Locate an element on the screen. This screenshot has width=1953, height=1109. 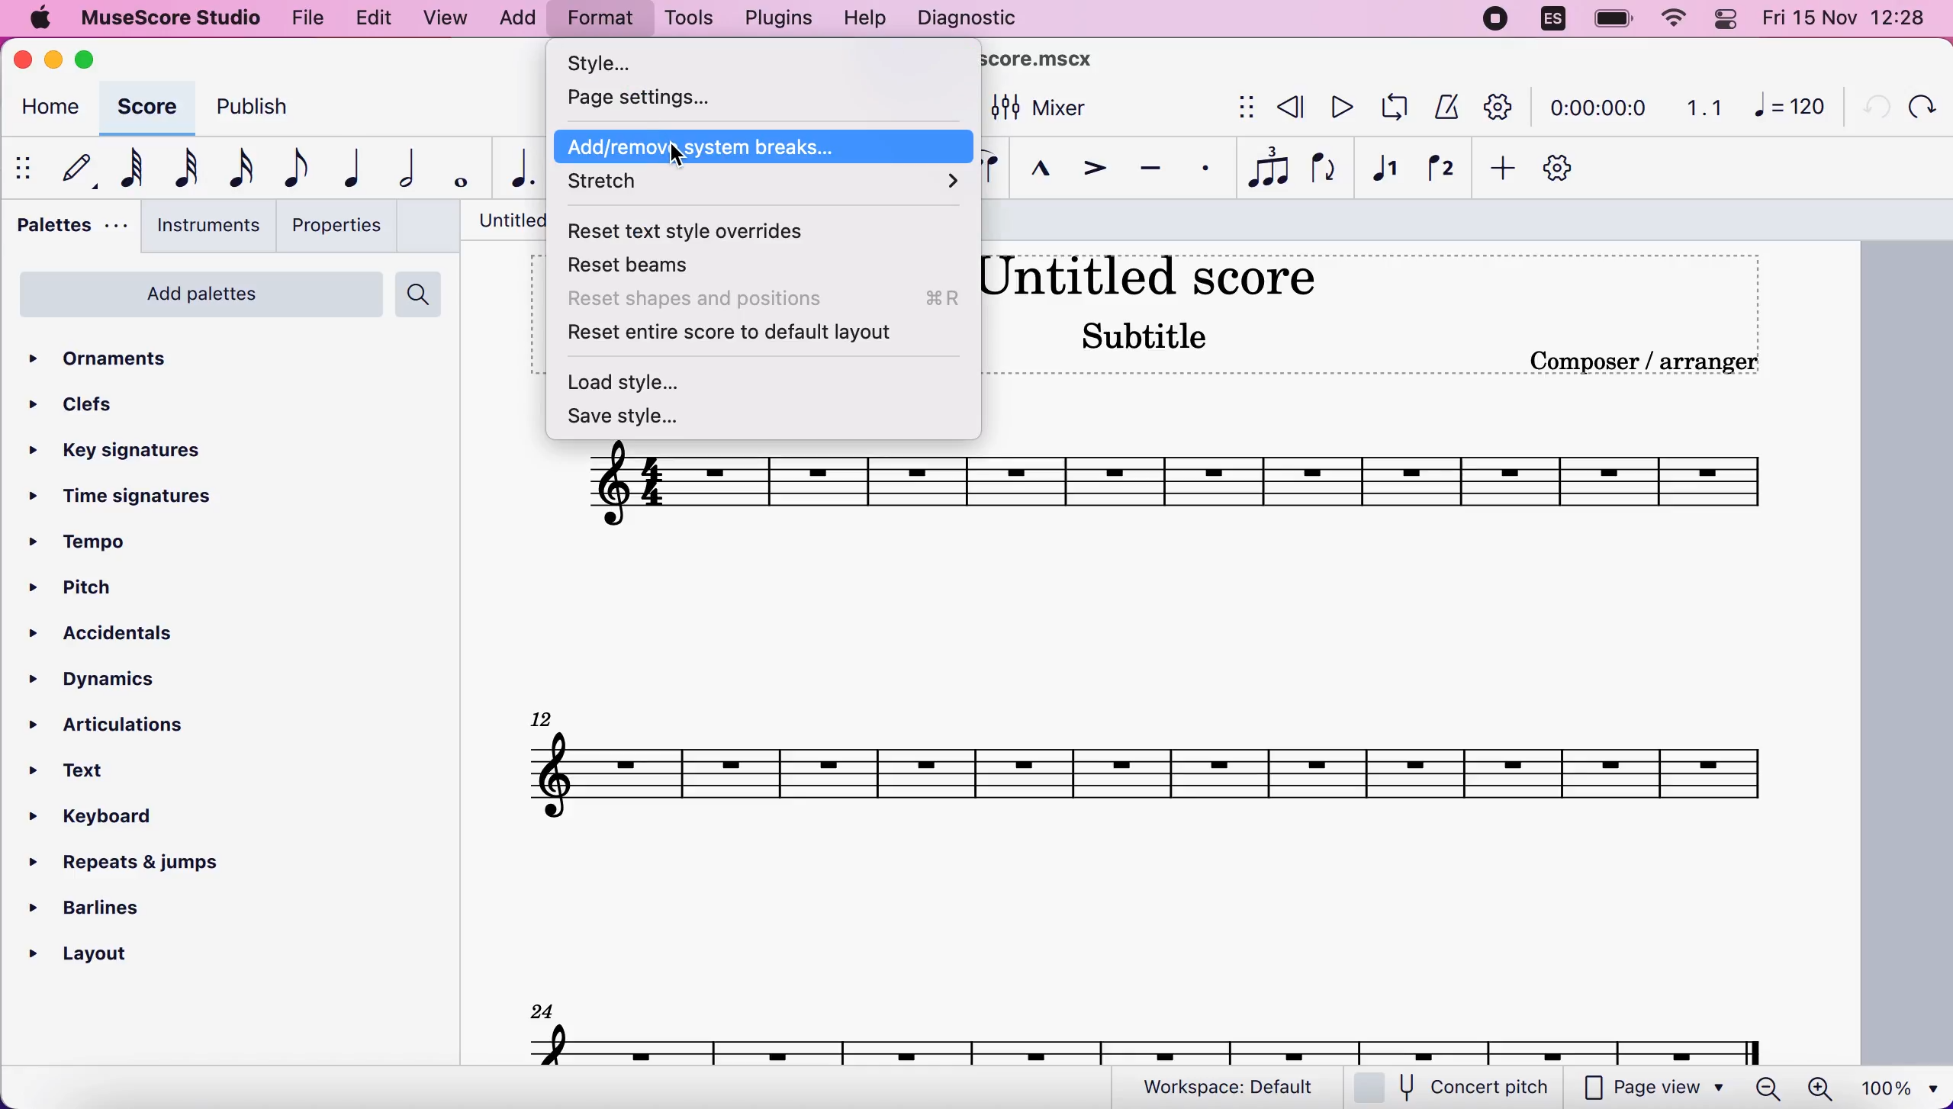
tuples is located at coordinates (1269, 169).